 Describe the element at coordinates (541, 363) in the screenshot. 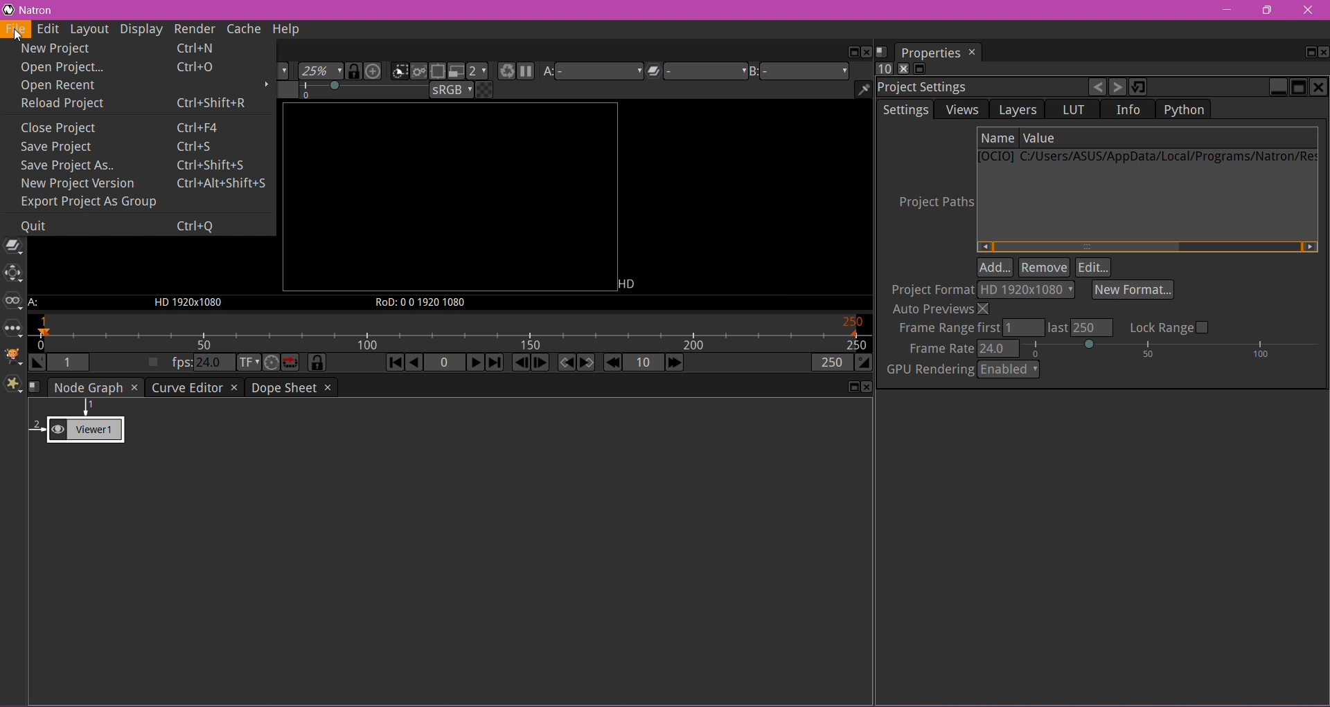

I see `Next Frame` at that location.